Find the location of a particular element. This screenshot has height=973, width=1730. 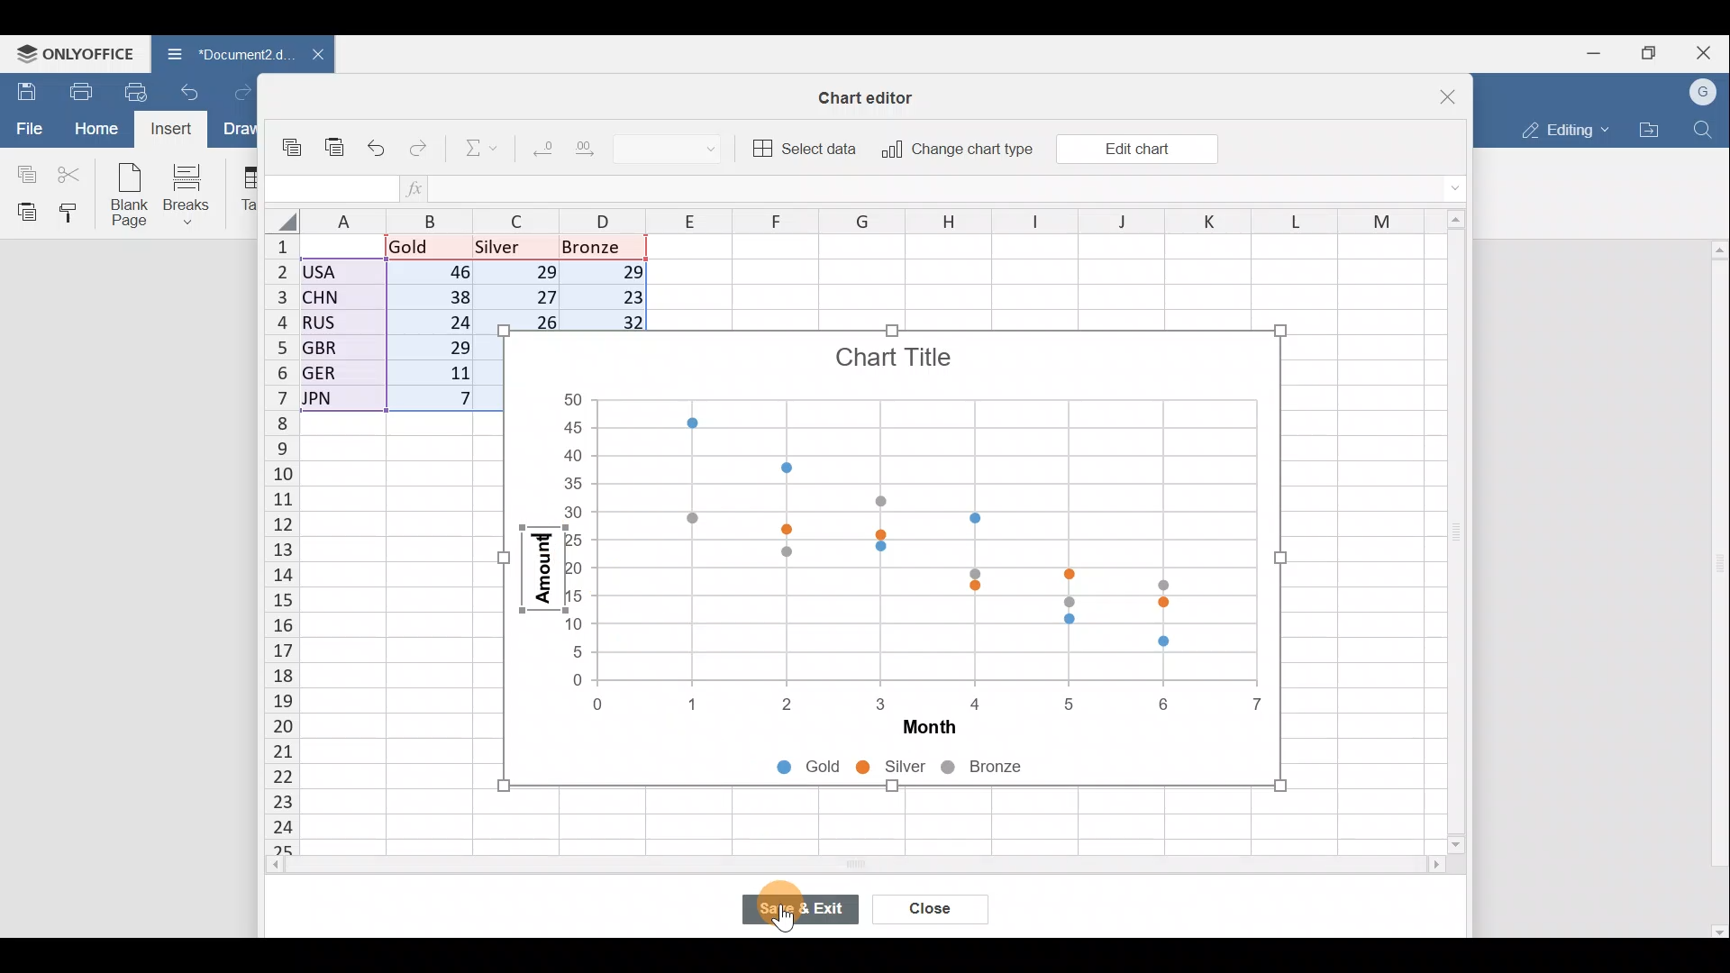

Undo is located at coordinates (378, 144).